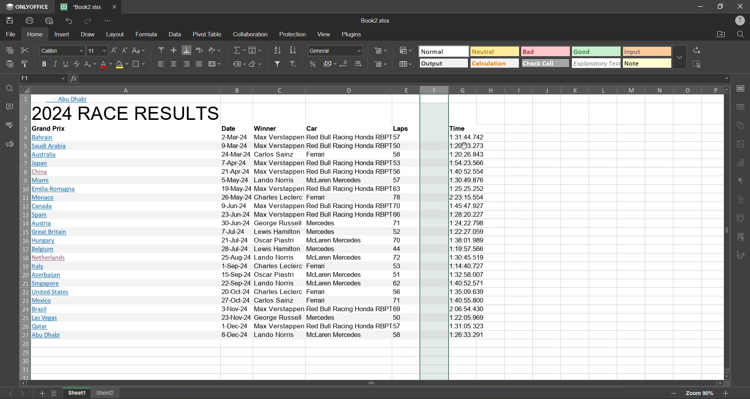 This screenshot has width=750, height=399. What do you see at coordinates (293, 34) in the screenshot?
I see `protection` at bounding box center [293, 34].